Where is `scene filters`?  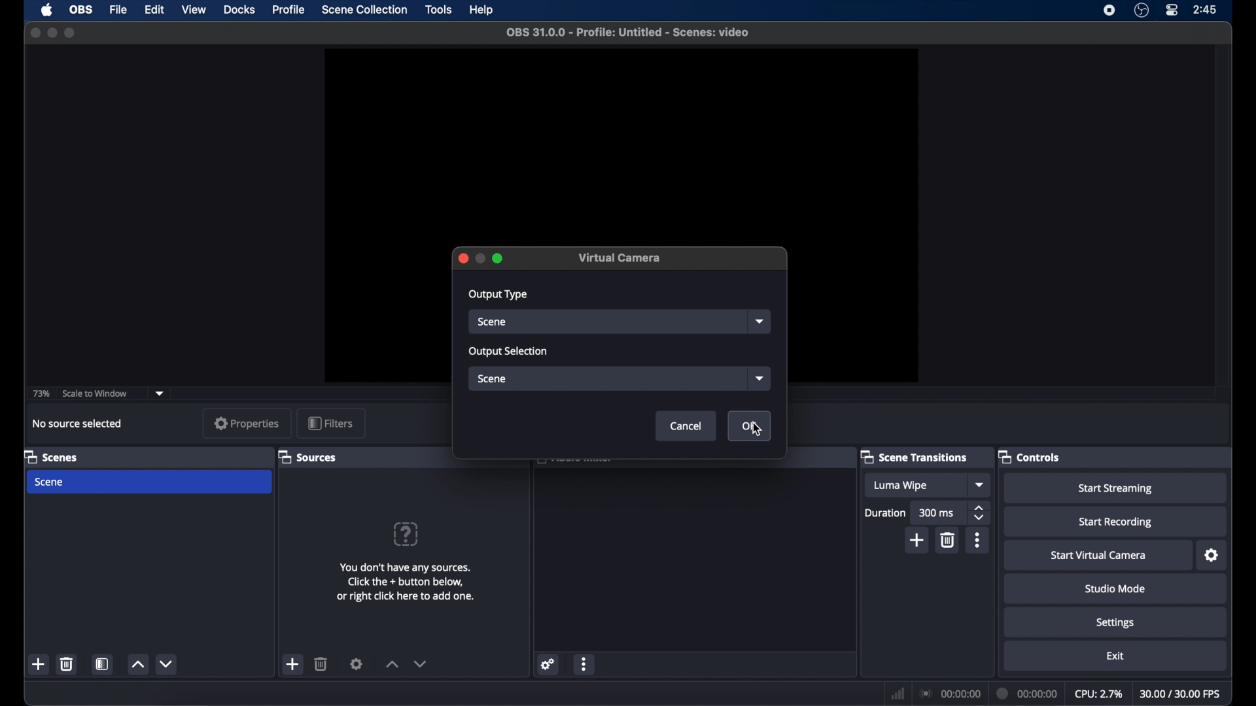 scene filters is located at coordinates (103, 664).